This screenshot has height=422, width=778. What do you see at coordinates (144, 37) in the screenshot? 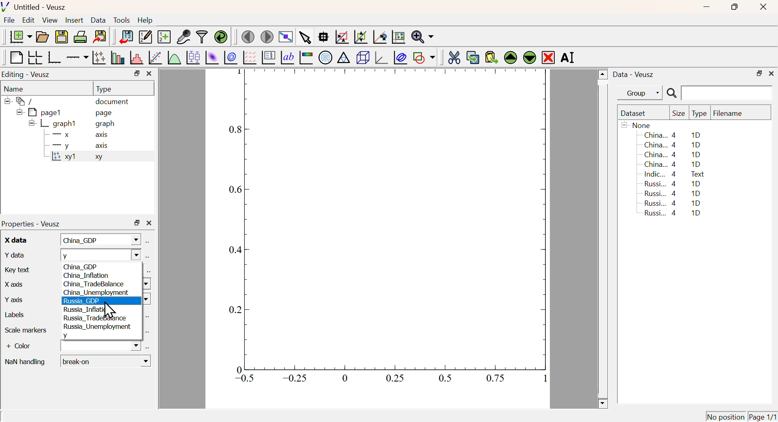
I see `Edit or add new data sets` at bounding box center [144, 37].